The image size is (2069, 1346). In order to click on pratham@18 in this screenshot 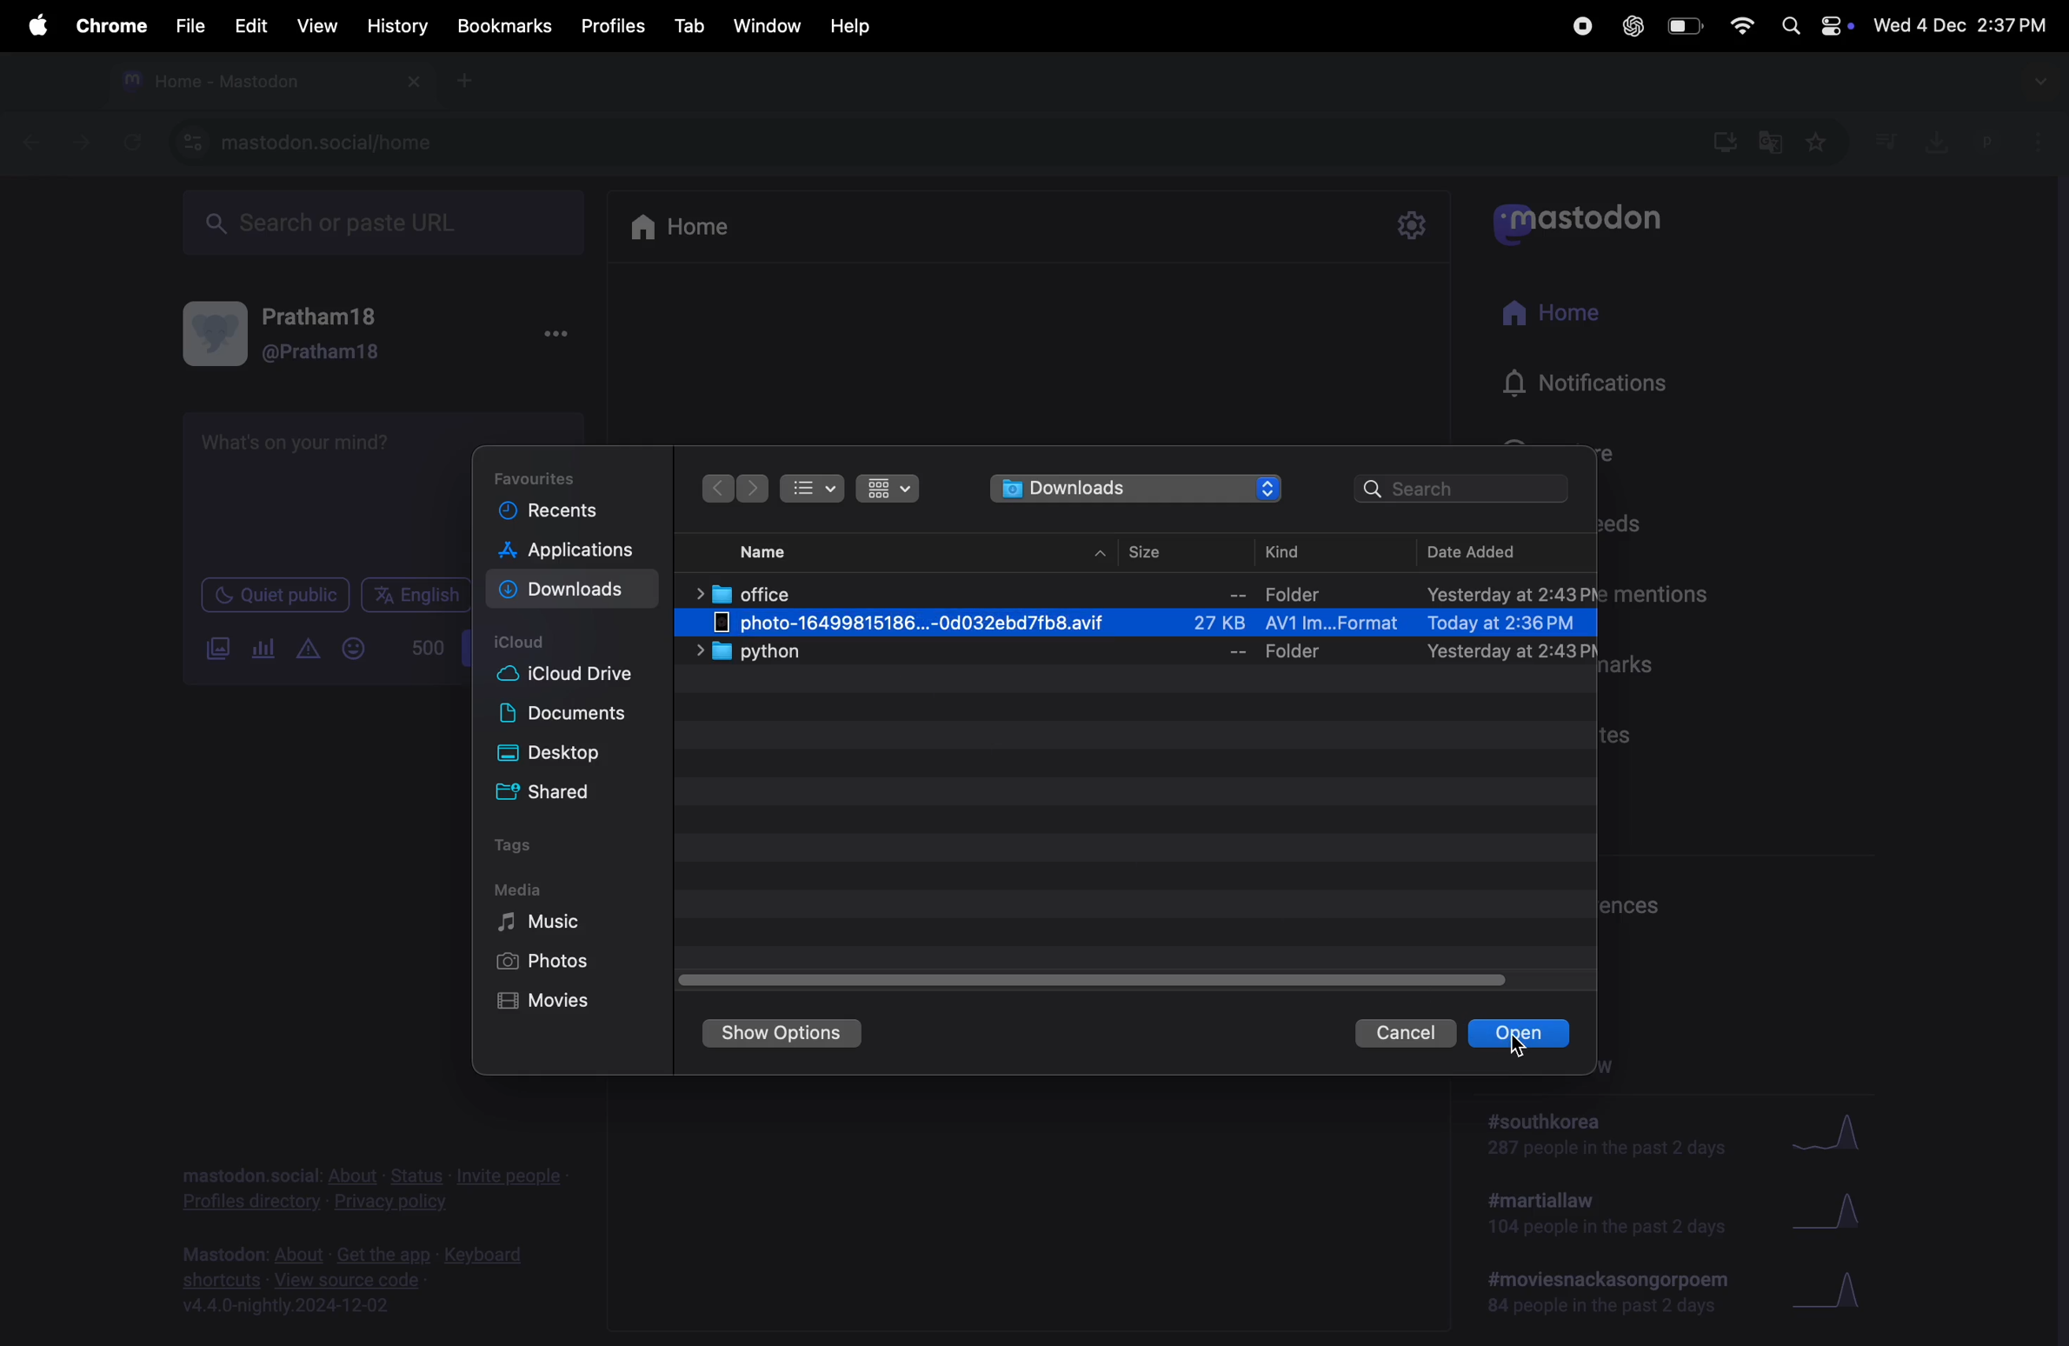, I will do `click(299, 339)`.